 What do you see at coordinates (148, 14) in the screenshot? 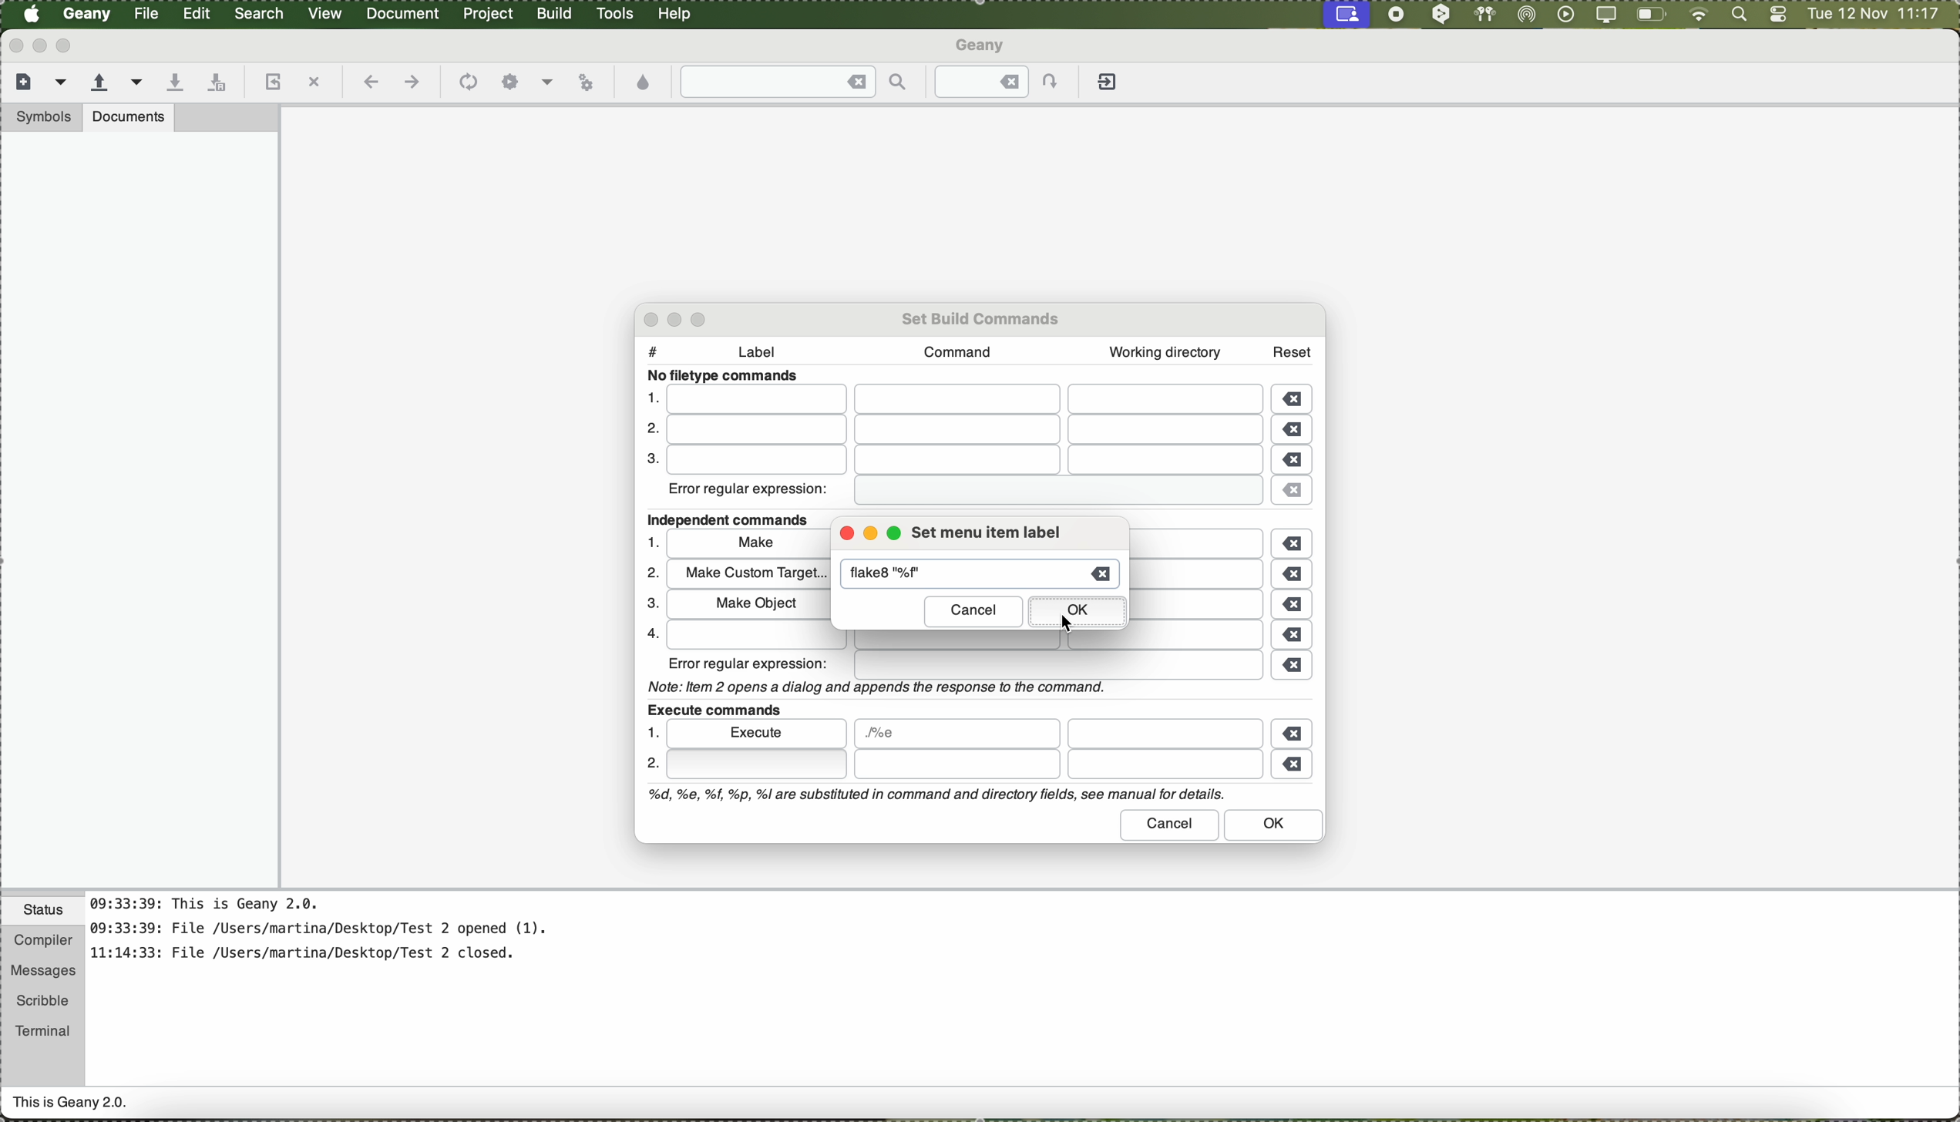
I see `file` at bounding box center [148, 14].